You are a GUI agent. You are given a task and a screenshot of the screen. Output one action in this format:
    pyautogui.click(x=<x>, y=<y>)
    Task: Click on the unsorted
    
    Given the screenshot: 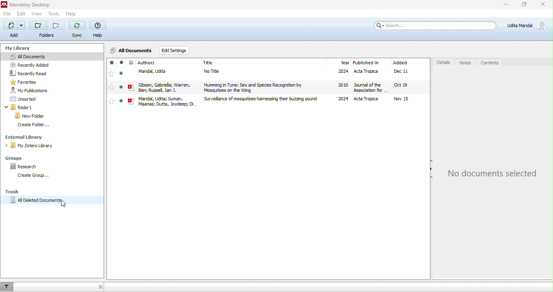 What is the action you would take?
    pyautogui.click(x=21, y=99)
    